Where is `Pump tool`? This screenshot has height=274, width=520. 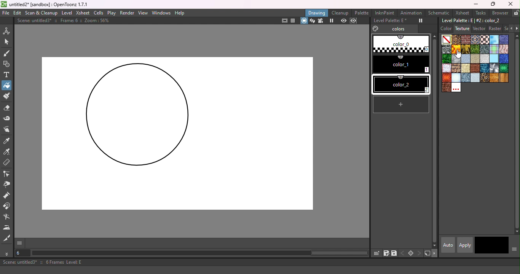
Pump tool is located at coordinates (8, 195).